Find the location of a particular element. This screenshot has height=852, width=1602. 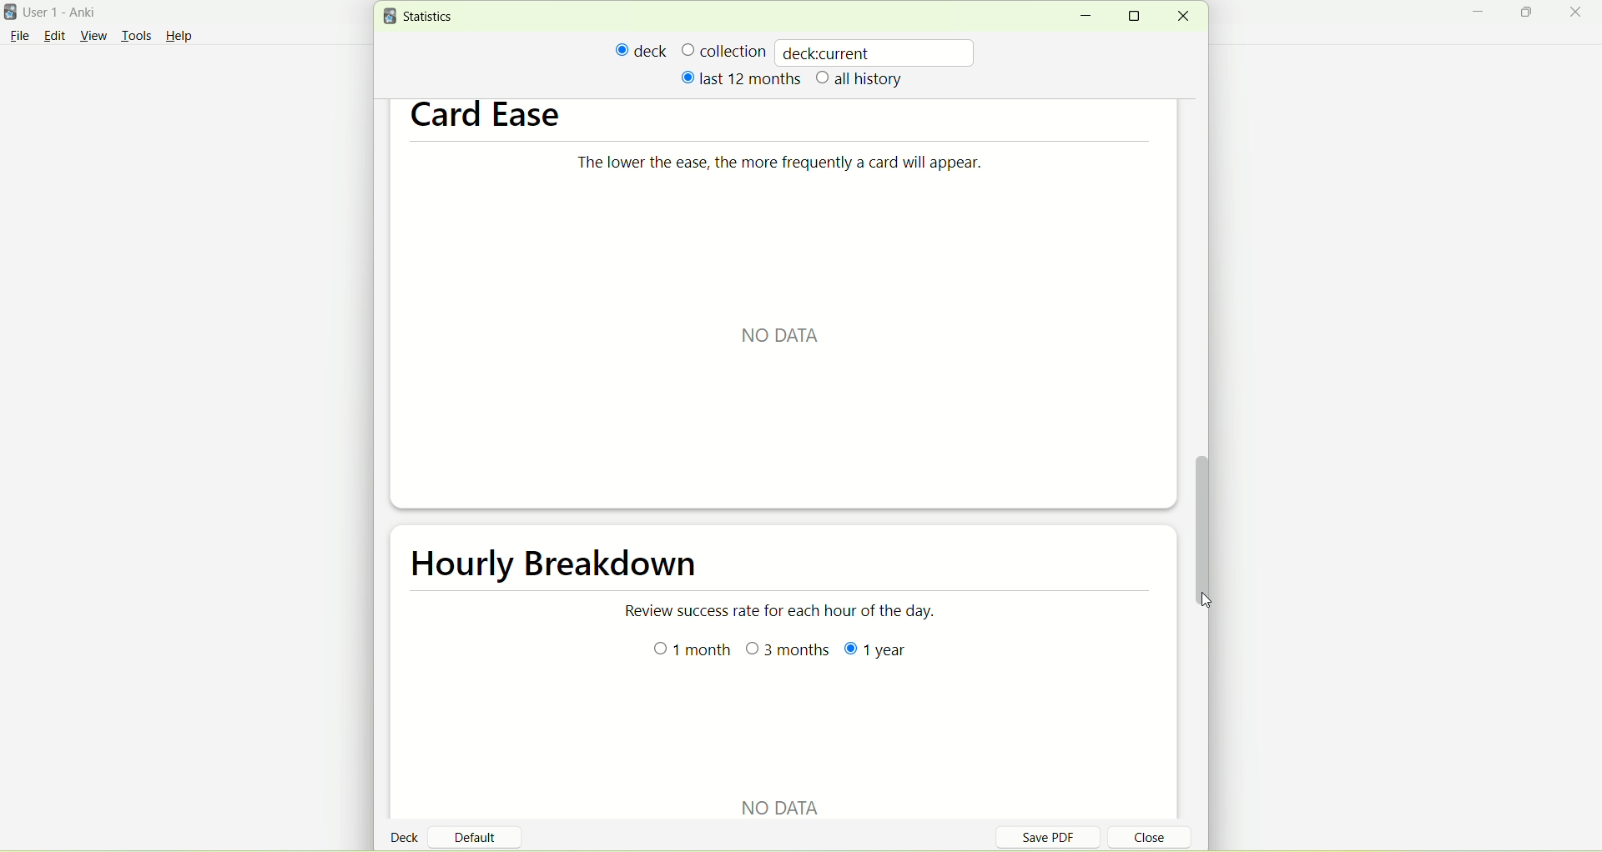

card ease is located at coordinates (486, 116).